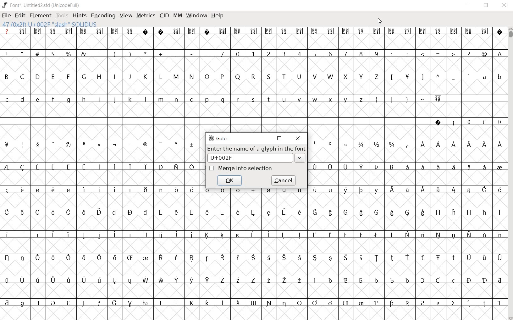 The height and width of the screenshot is (320, 513). I want to click on CURSOR, so click(379, 21).